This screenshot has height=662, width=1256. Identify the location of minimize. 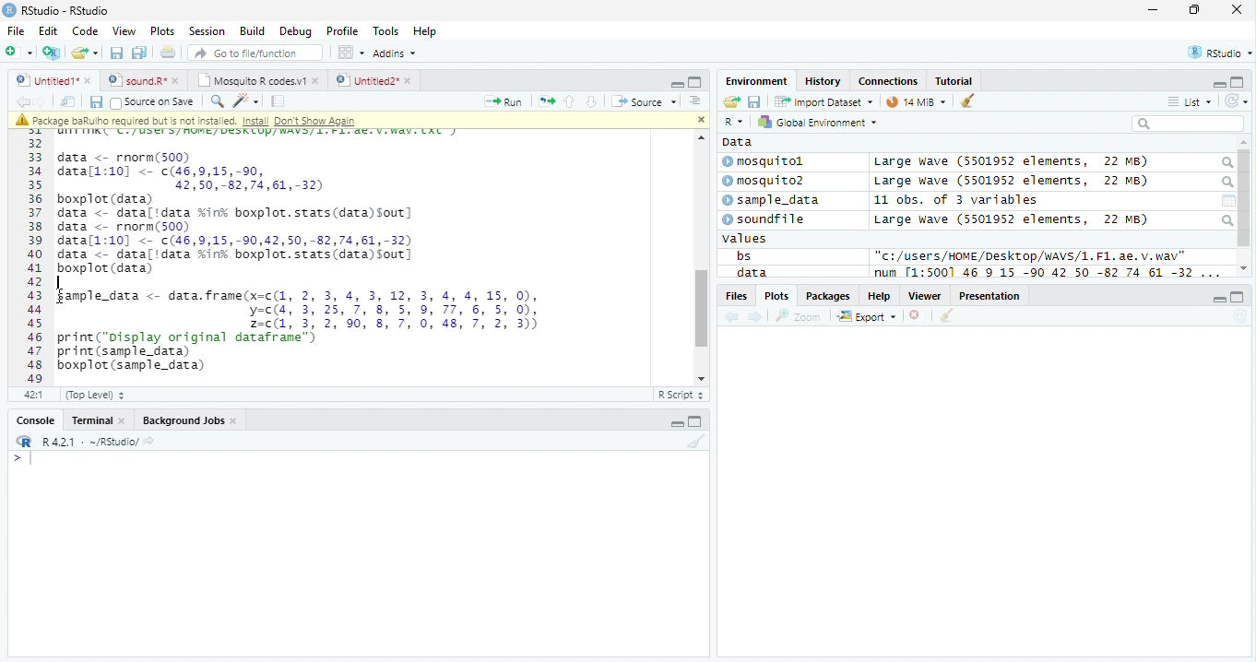
(1155, 9).